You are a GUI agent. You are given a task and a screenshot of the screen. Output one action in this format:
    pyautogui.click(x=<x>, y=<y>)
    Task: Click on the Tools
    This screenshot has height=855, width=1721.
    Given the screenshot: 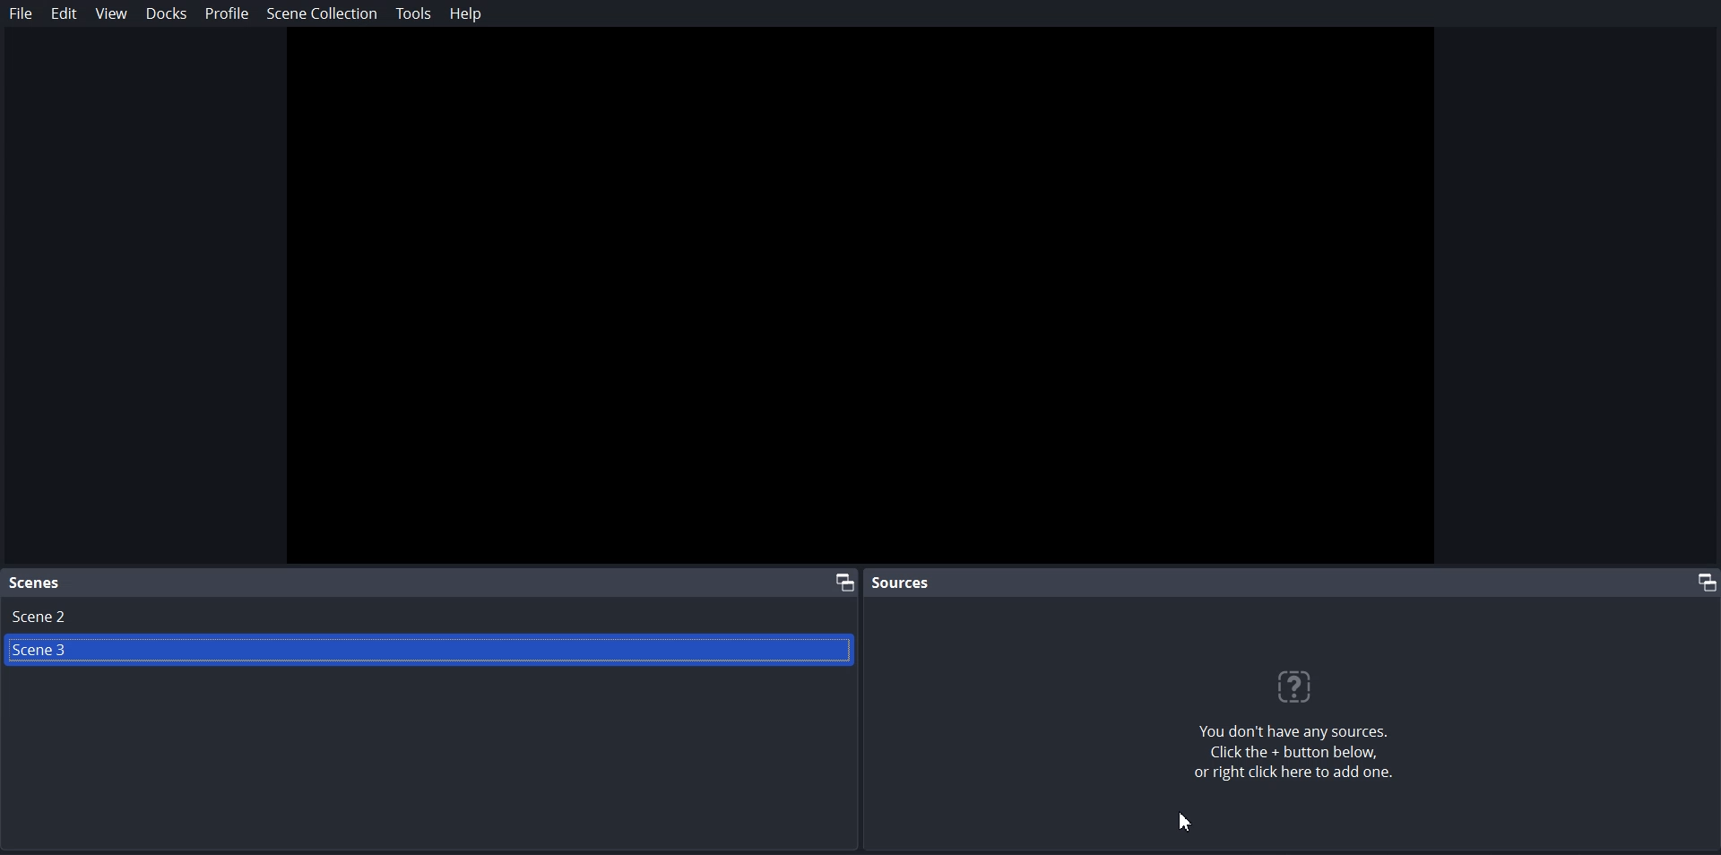 What is the action you would take?
    pyautogui.click(x=413, y=13)
    